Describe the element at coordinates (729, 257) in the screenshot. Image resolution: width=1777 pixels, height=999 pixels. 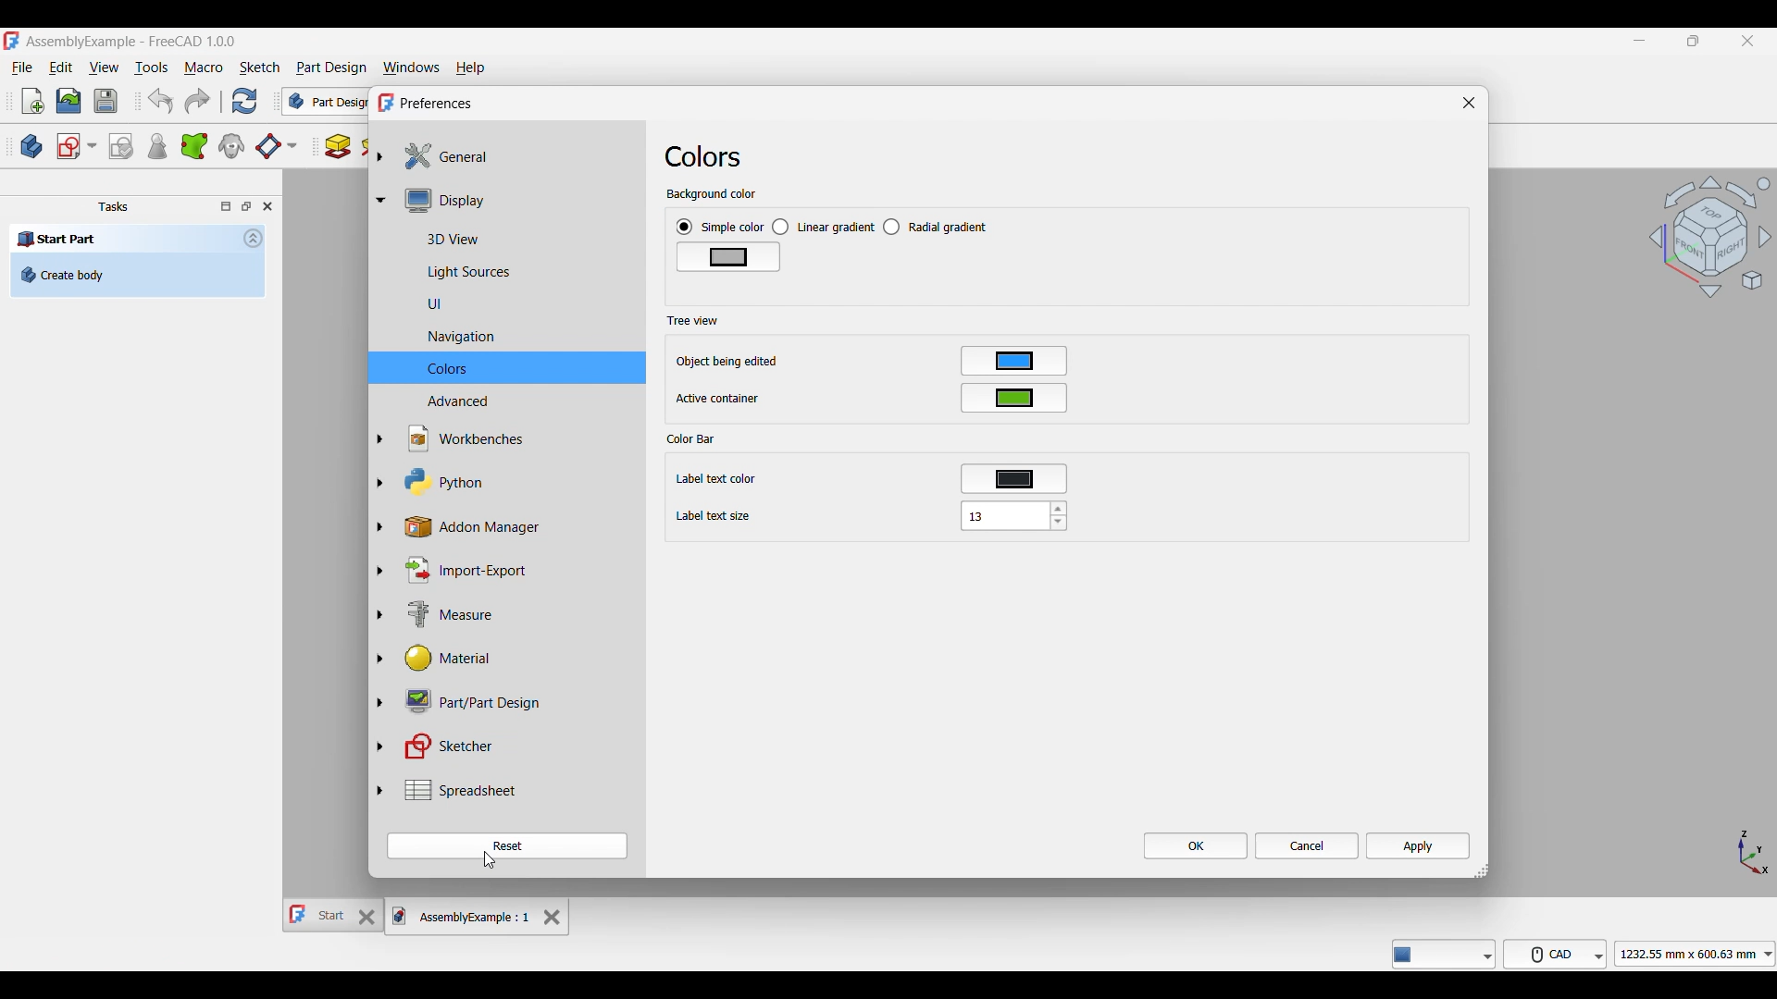
I see `Color setting for background color` at that location.